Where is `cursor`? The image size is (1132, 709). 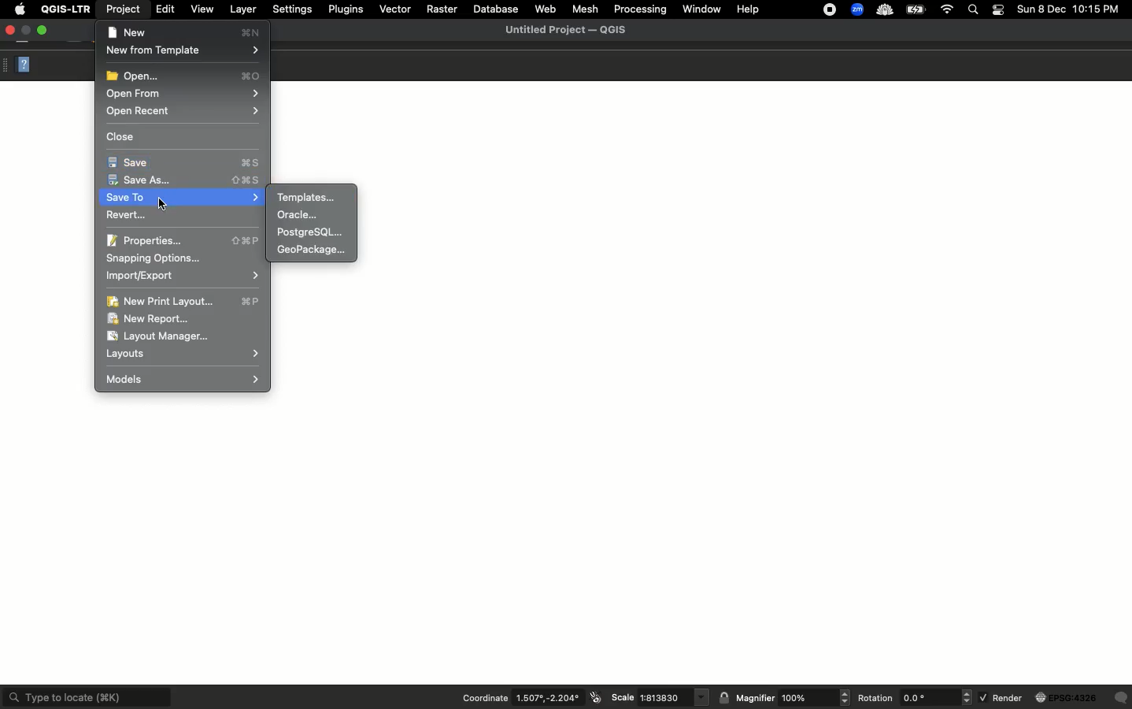 cursor is located at coordinates (165, 203).